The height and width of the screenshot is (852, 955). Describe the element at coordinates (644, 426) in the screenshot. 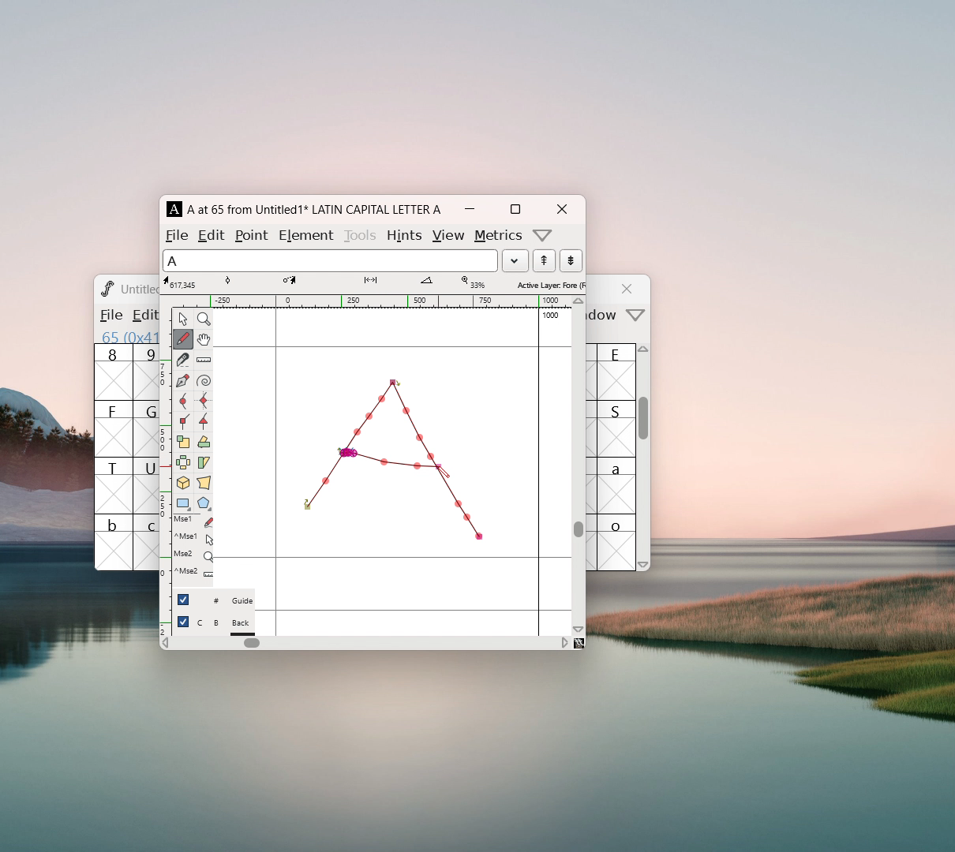

I see `scrollbar` at that location.